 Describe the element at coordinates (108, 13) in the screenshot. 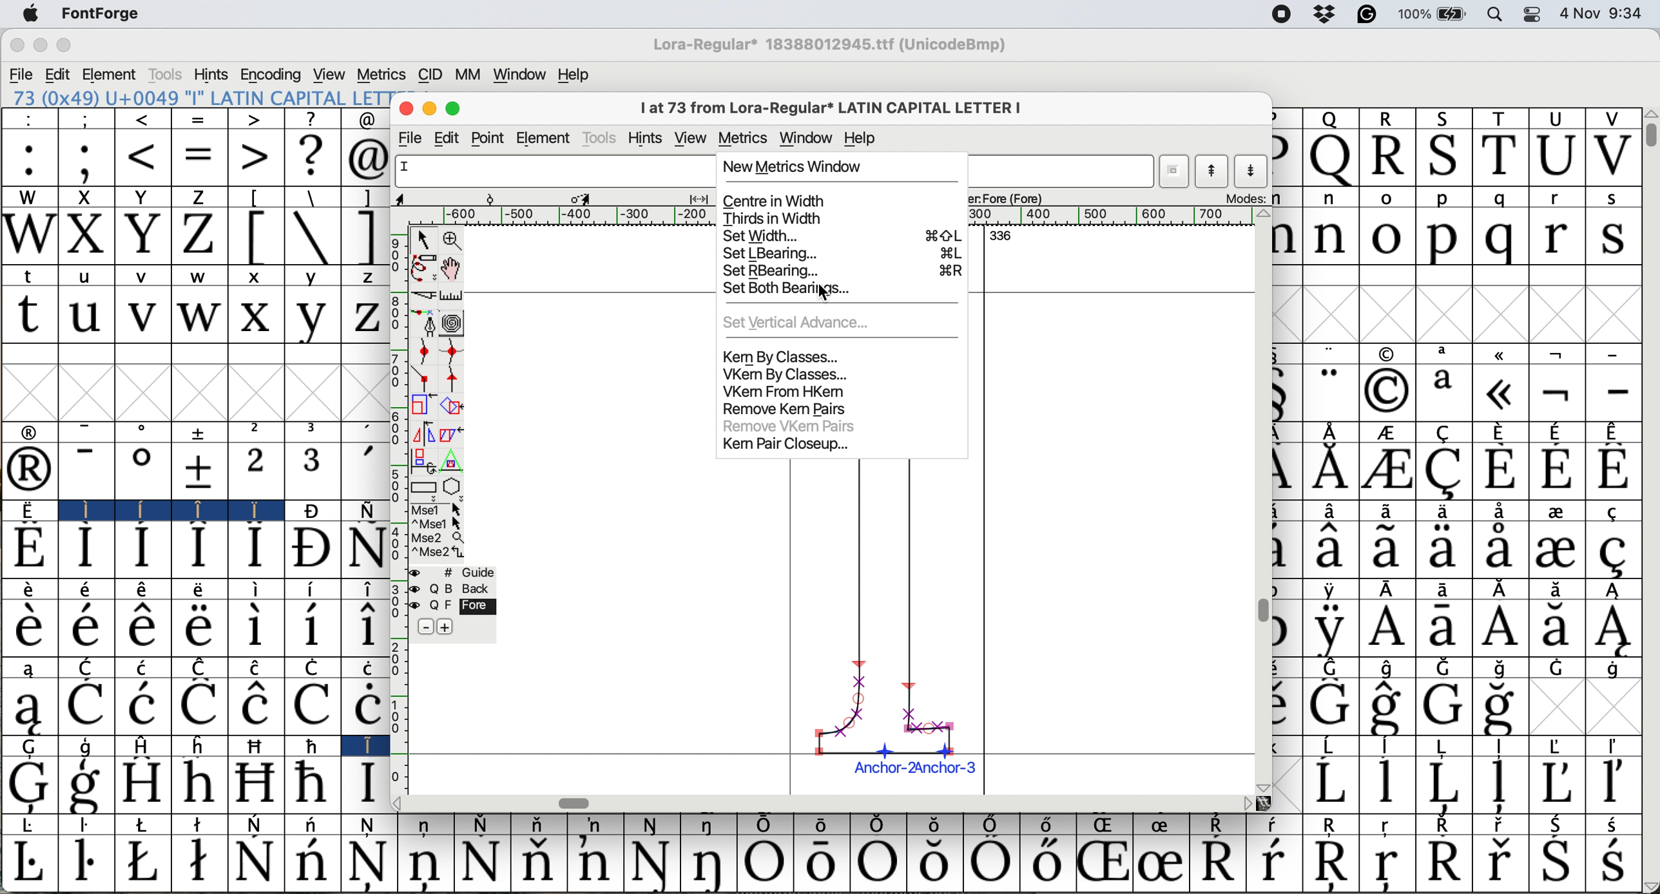

I see `font forge` at that location.